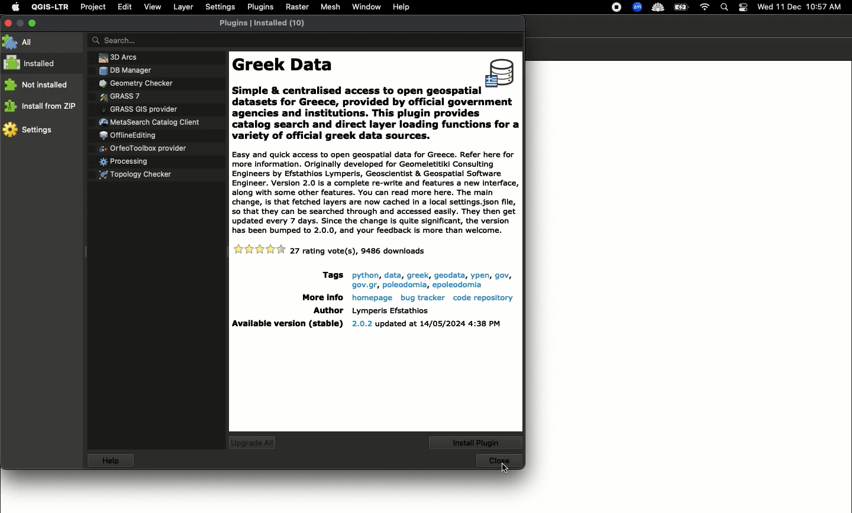 The width and height of the screenshot is (852, 513). Describe the element at coordinates (364, 276) in the screenshot. I see `python,` at that location.